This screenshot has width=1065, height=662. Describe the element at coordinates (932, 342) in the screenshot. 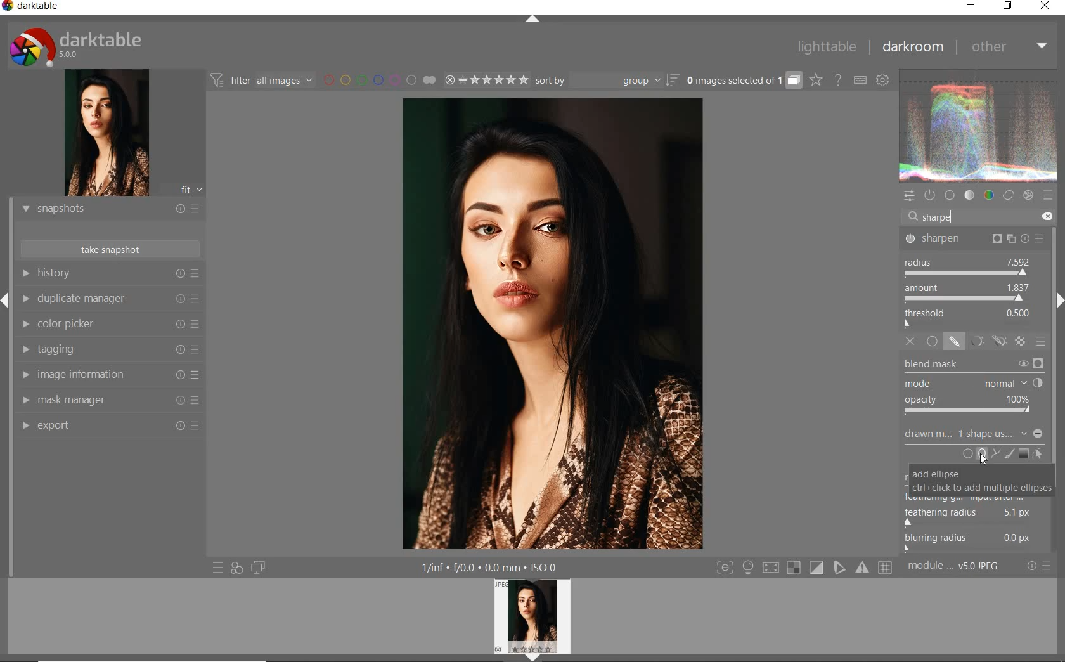

I see `UNIFORMLY` at that location.